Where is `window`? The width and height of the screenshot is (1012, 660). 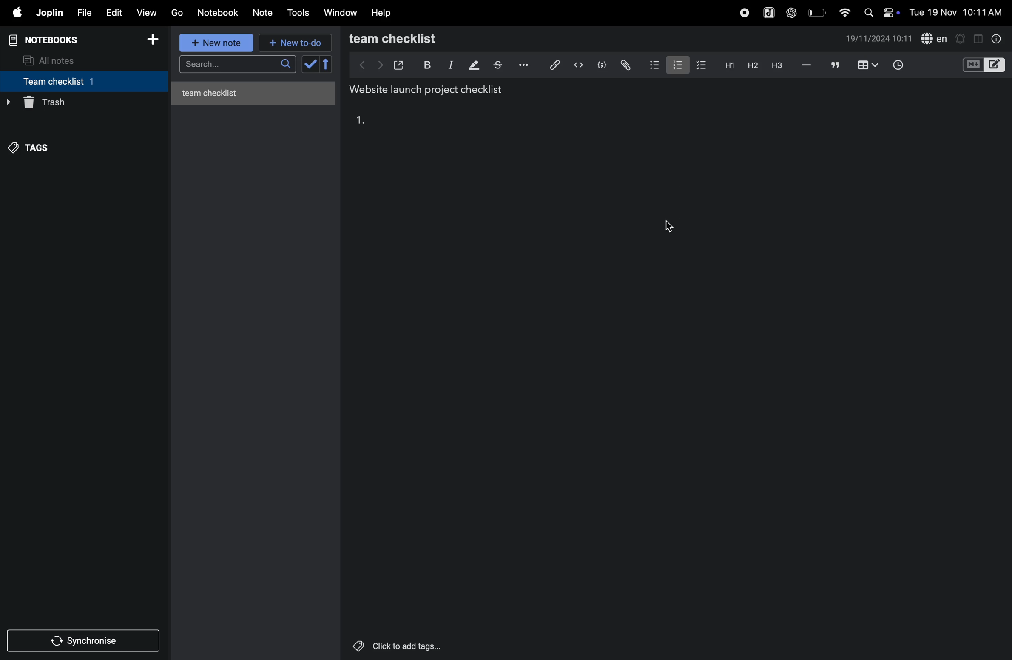 window is located at coordinates (340, 13).